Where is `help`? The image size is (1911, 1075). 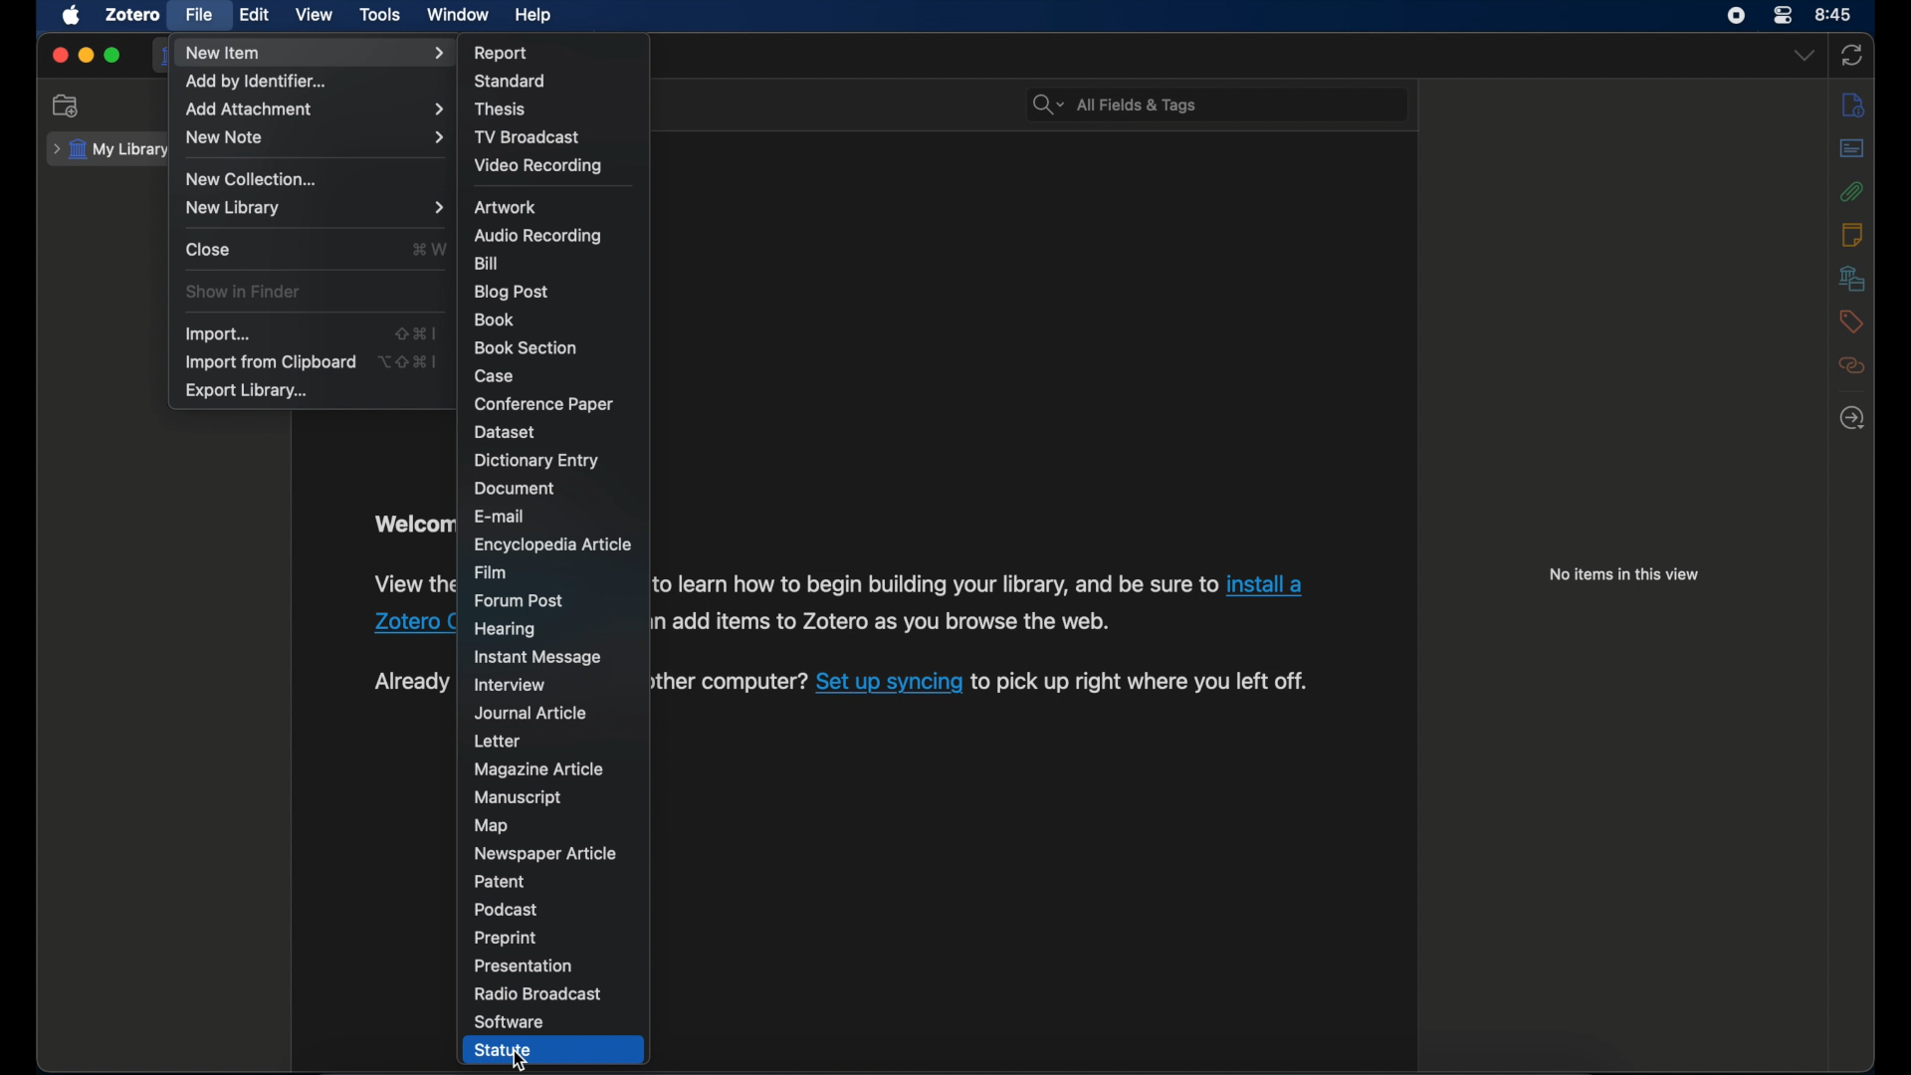
help is located at coordinates (535, 16).